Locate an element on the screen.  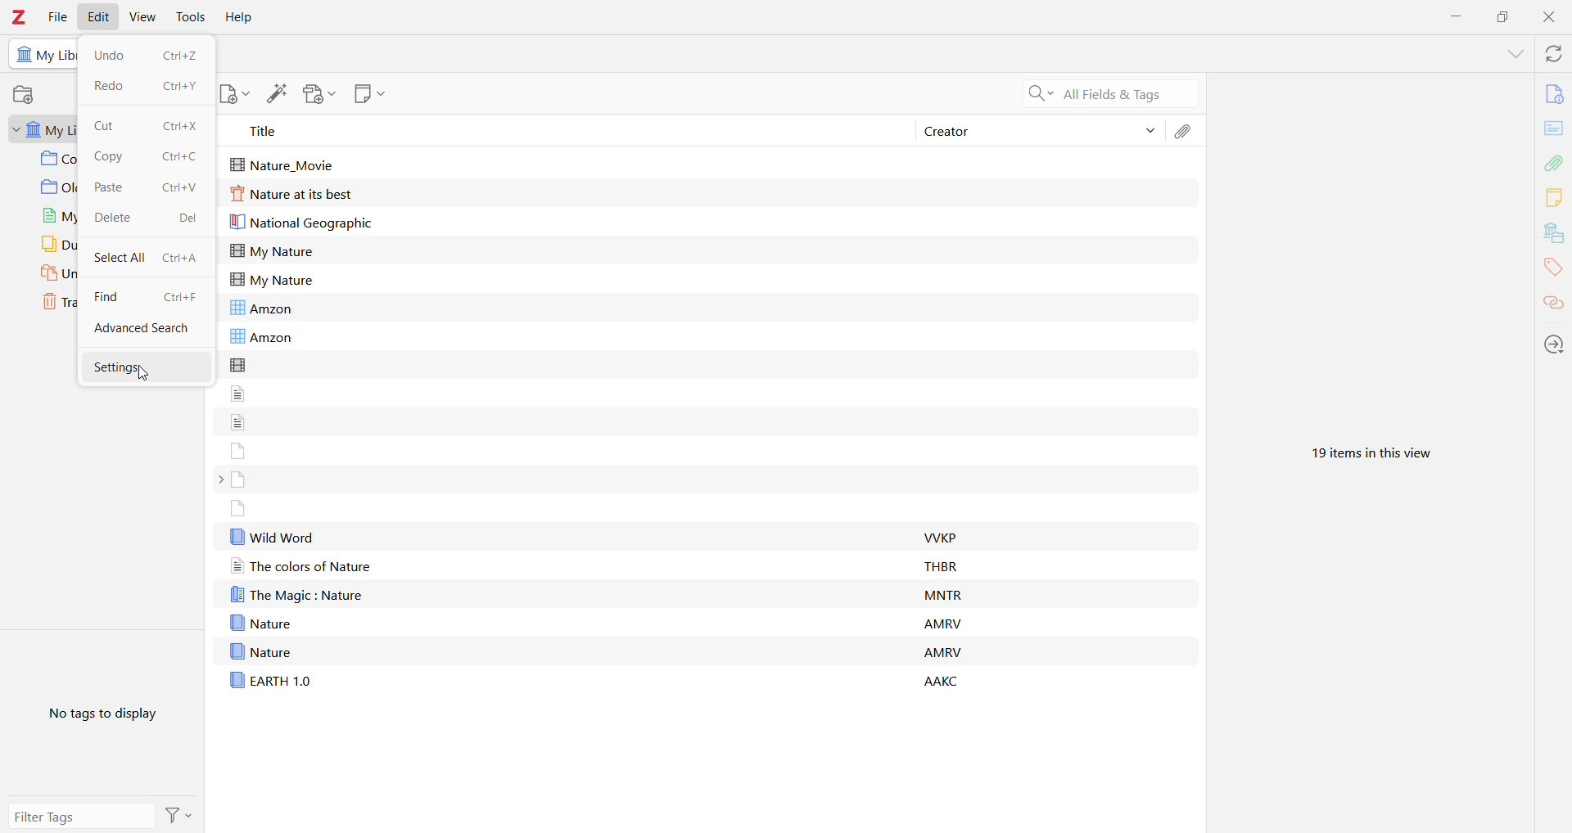
Cri+A is located at coordinates (181, 259).